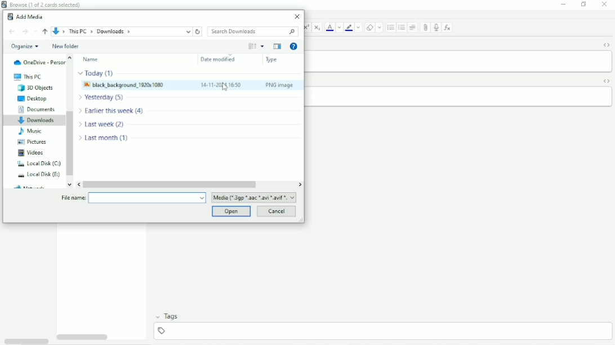  What do you see at coordinates (278, 47) in the screenshot?
I see `Show the previous pane` at bounding box center [278, 47].